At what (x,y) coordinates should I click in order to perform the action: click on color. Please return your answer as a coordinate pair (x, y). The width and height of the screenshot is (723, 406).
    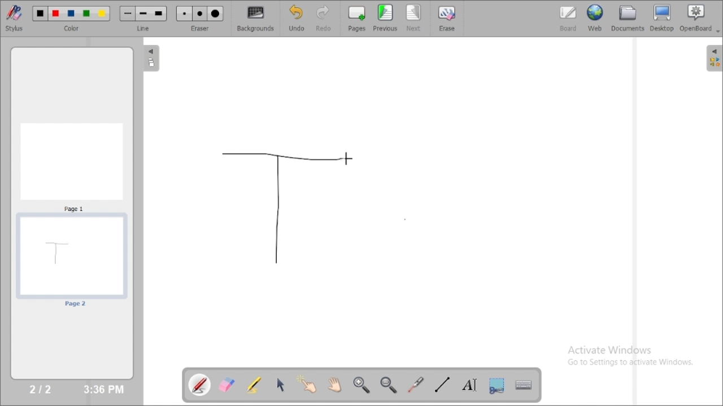
    Looking at the image, I should click on (73, 29).